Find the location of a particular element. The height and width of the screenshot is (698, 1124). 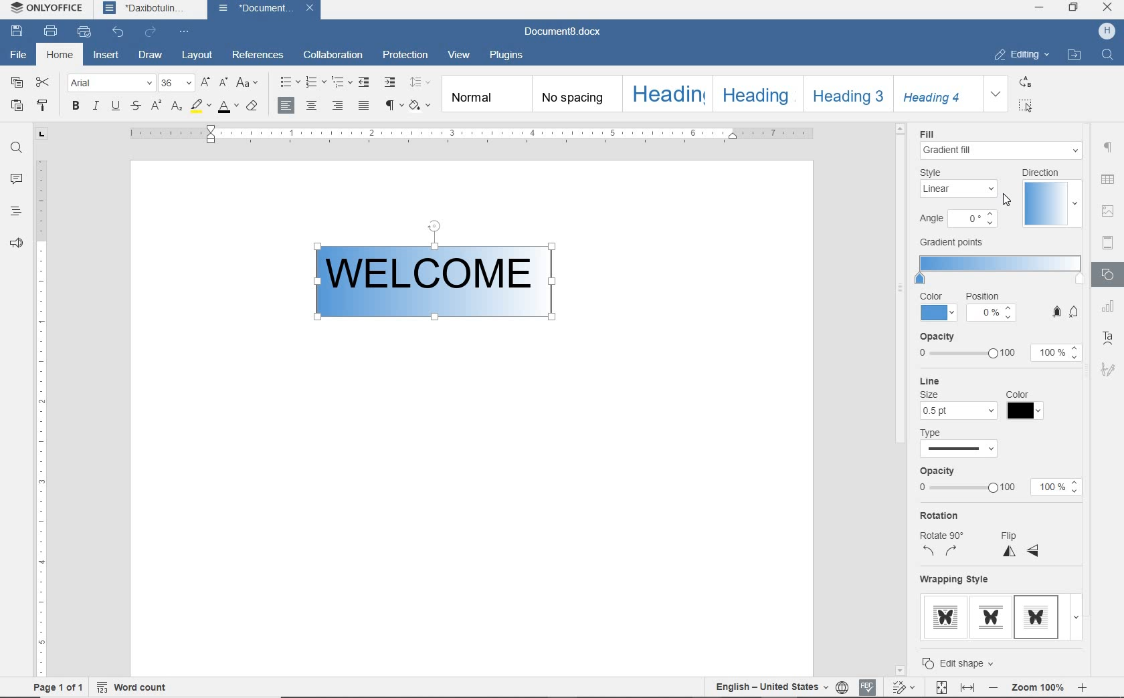

PAGE 1 OF 1 is located at coordinates (58, 687).